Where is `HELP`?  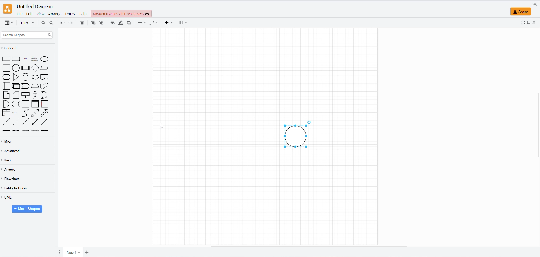
HELP is located at coordinates (82, 14).